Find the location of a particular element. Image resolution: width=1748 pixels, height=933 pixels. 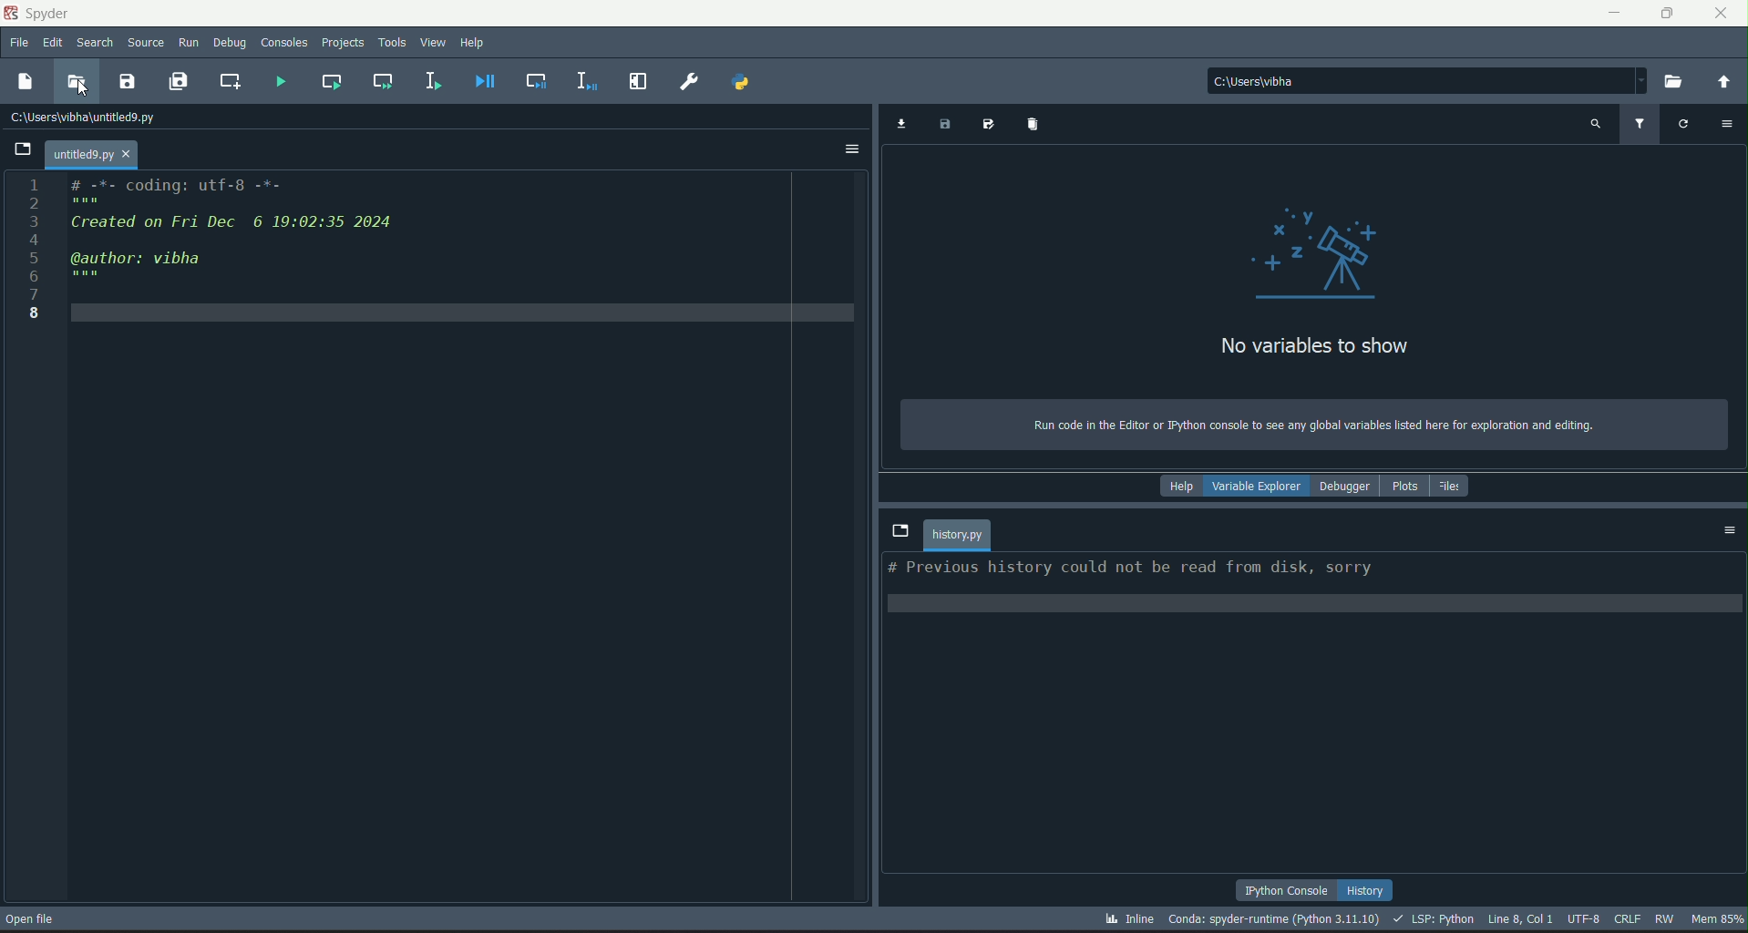

text is located at coordinates (1130, 569).